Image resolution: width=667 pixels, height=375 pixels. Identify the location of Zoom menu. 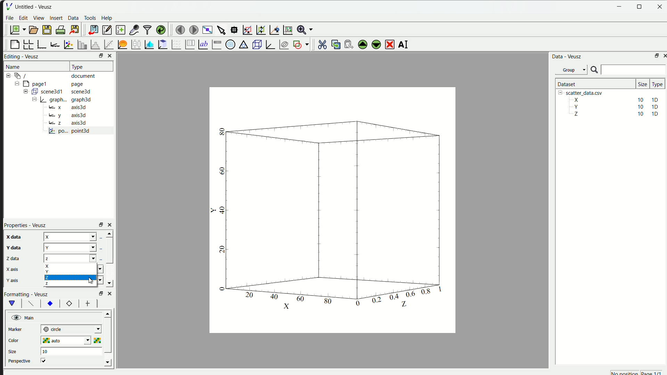
(304, 30).